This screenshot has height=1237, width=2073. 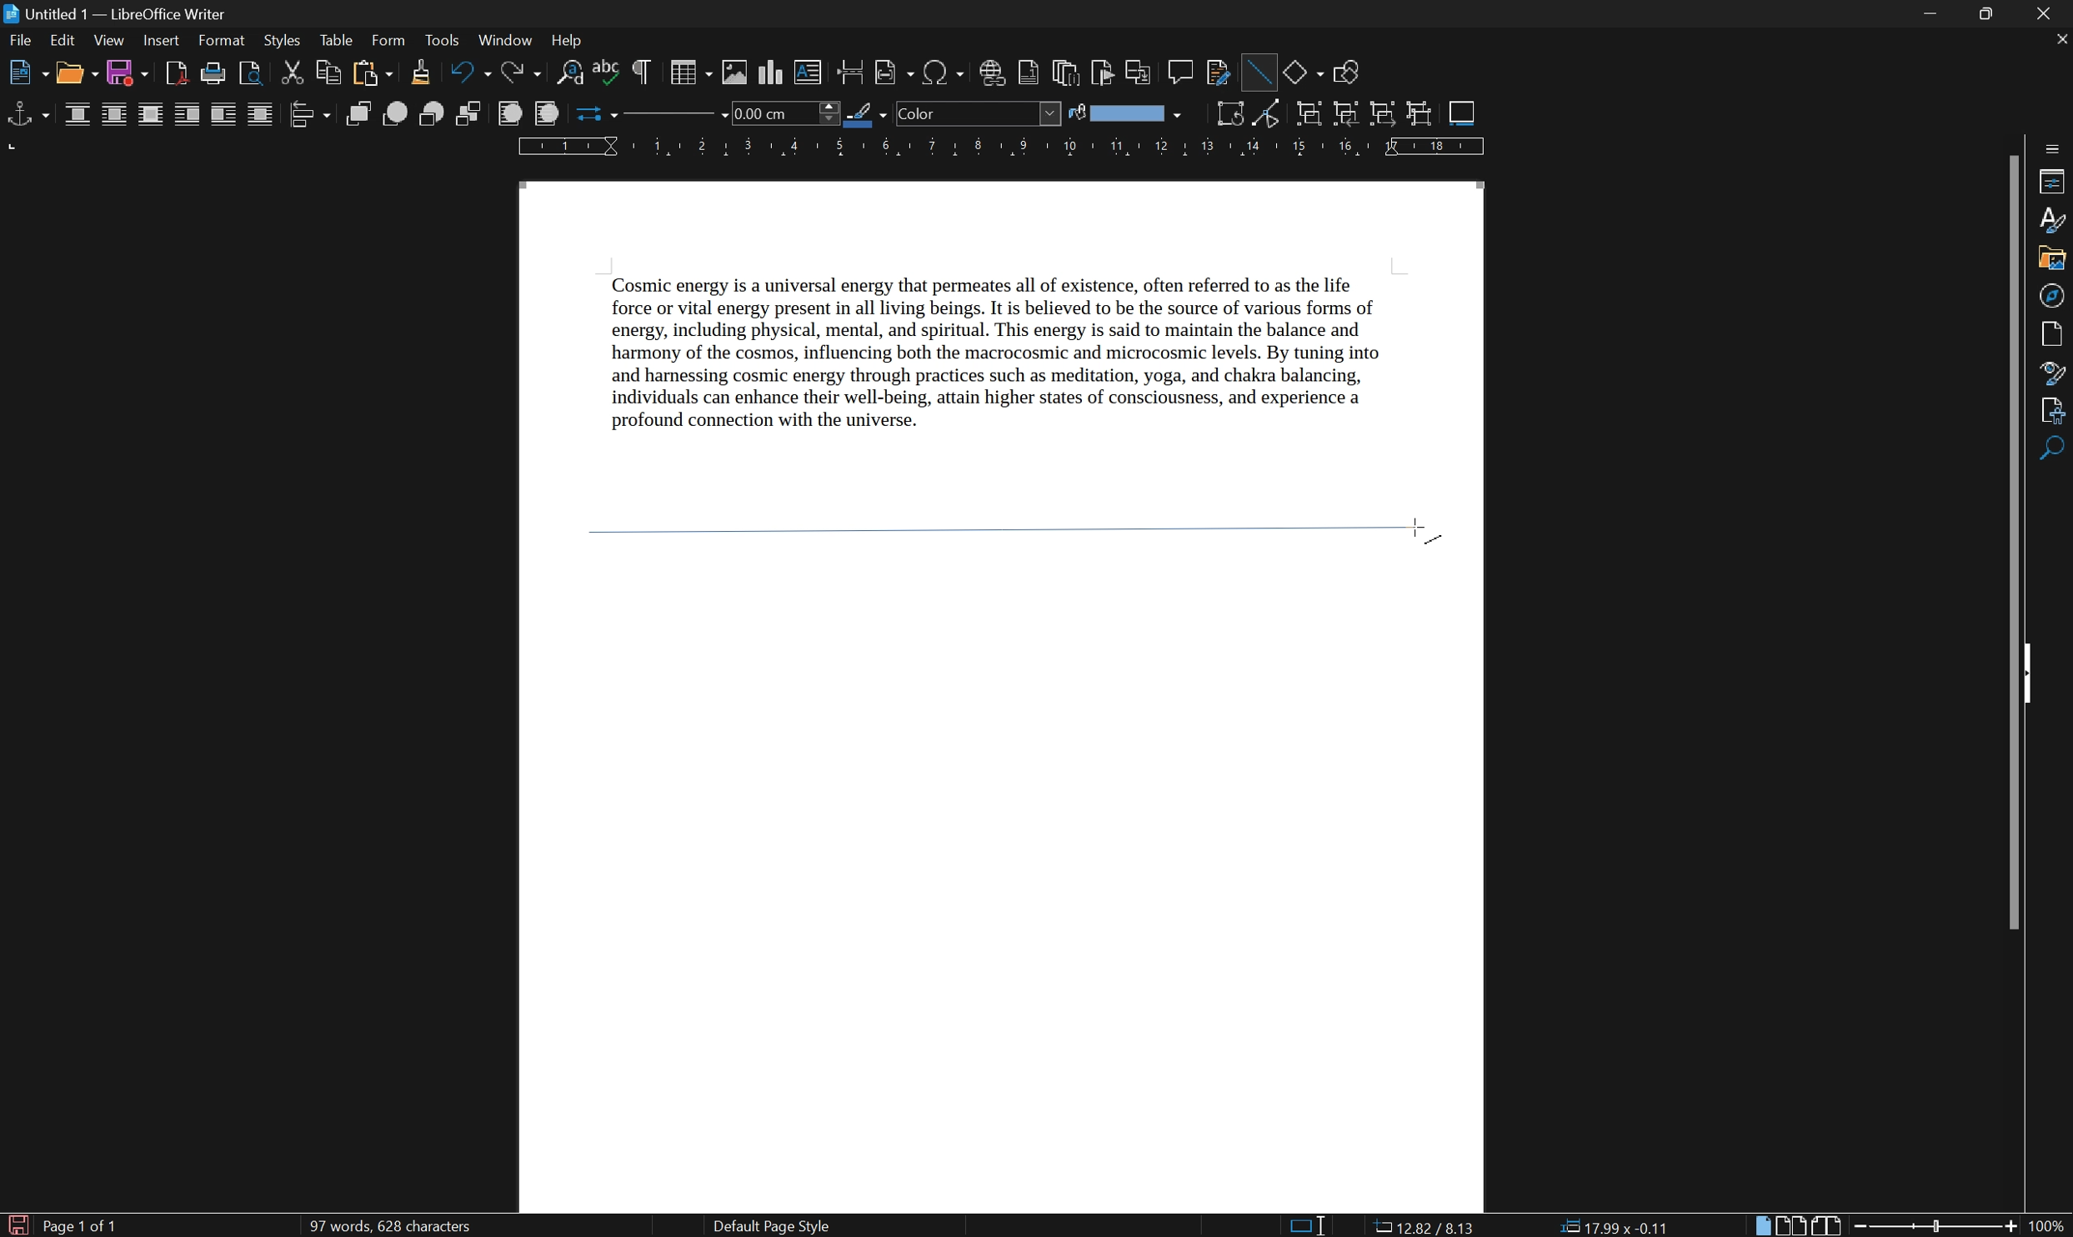 I want to click on toggle point edit mode, so click(x=1273, y=116).